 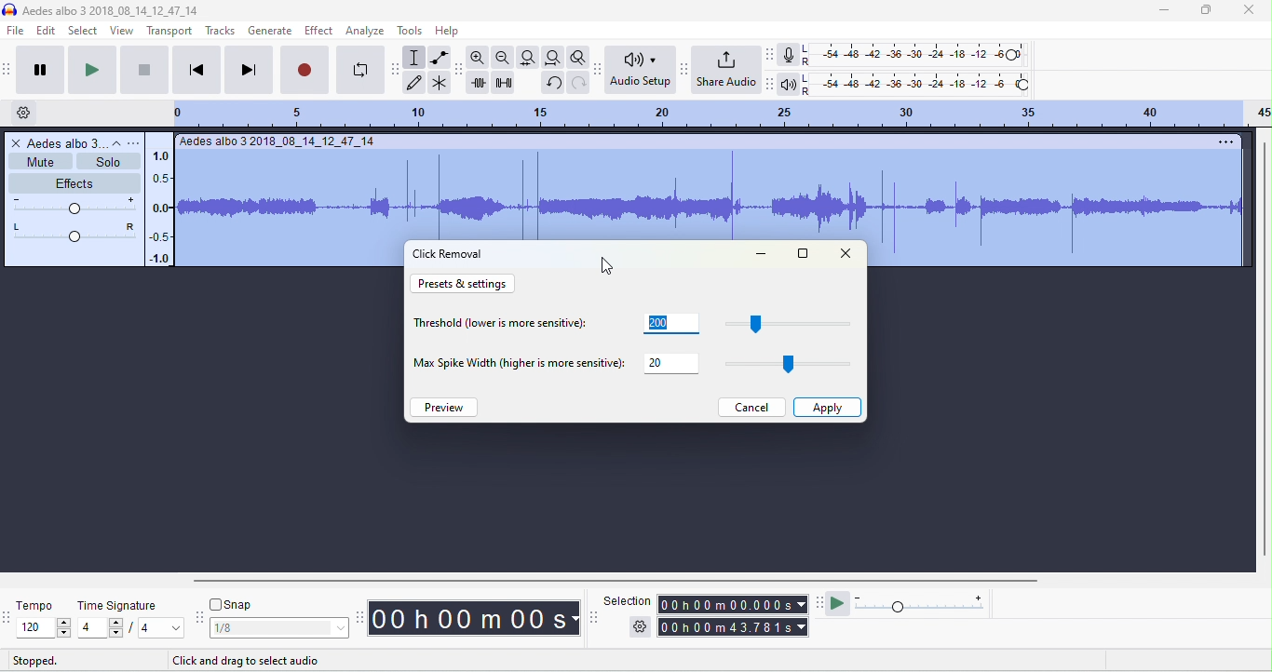 What do you see at coordinates (35, 604) in the screenshot?
I see `tempo` at bounding box center [35, 604].